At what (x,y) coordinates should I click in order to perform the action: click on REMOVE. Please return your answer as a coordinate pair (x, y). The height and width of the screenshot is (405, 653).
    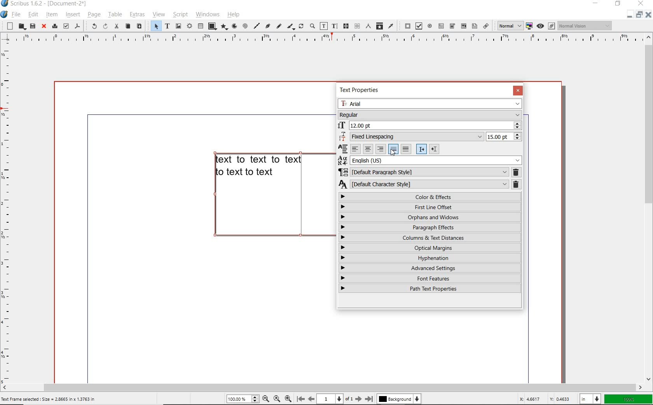
    Looking at the image, I should click on (516, 172).